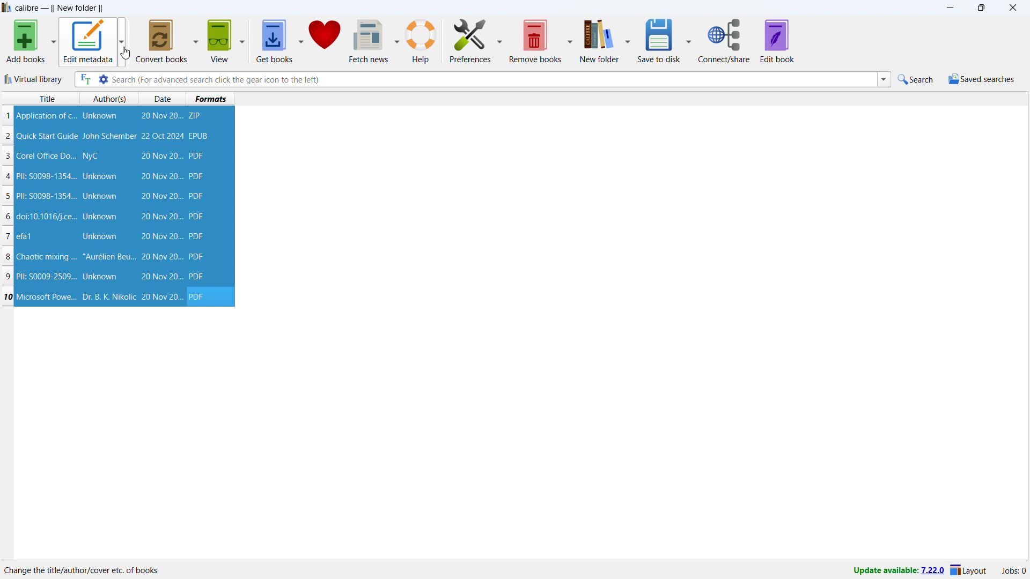 The width and height of the screenshot is (1030, 579). I want to click on Unknown, so click(100, 237).